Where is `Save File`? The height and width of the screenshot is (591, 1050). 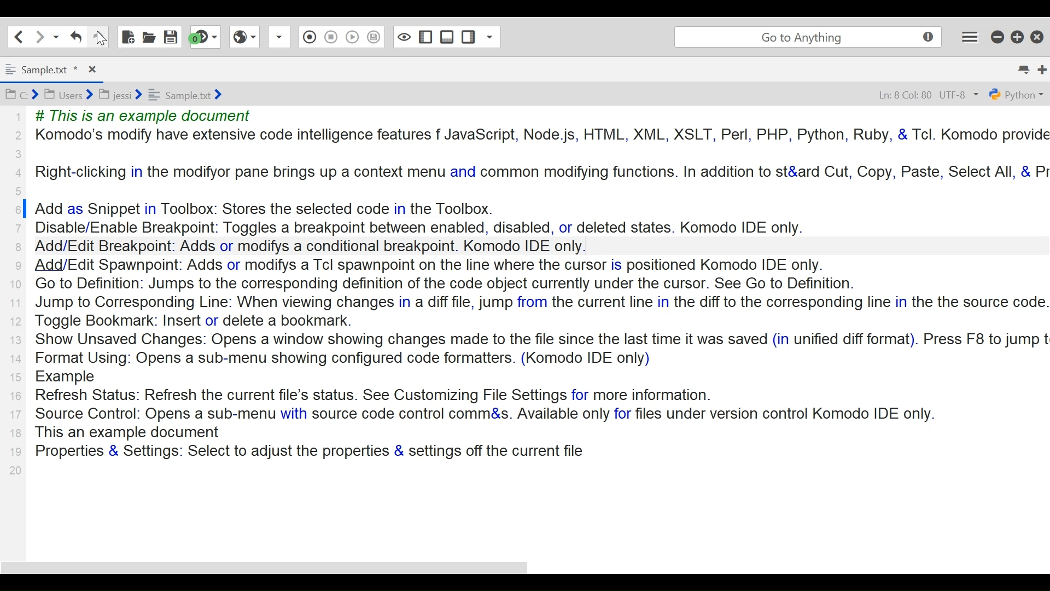 Save File is located at coordinates (171, 36).